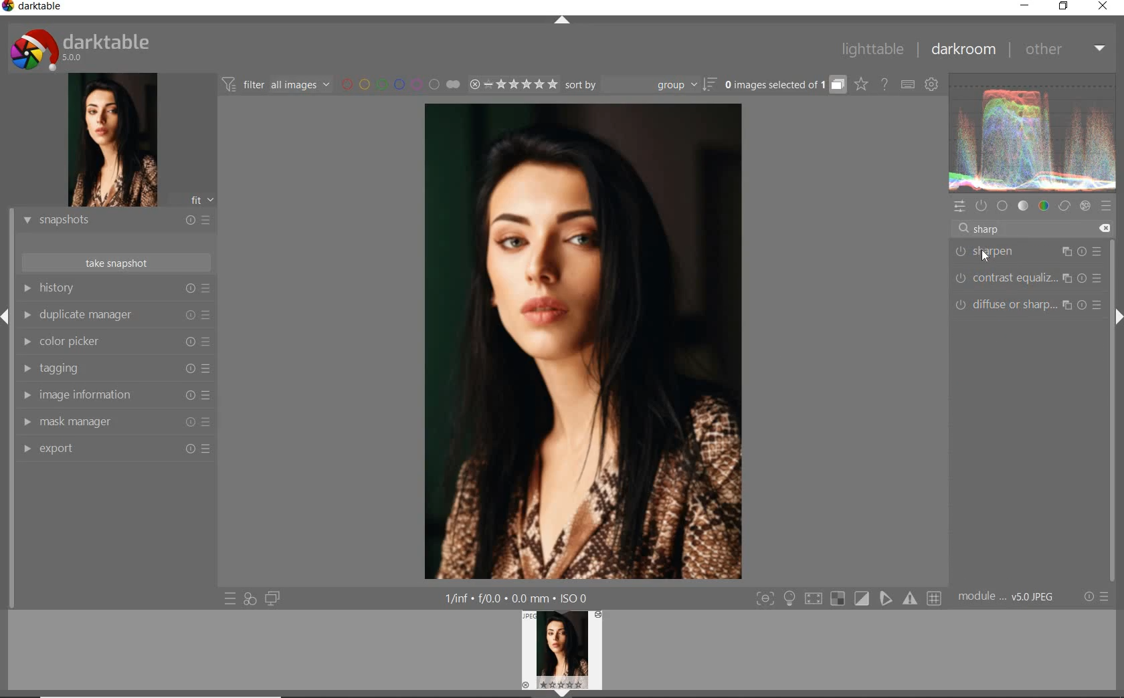 The image size is (1124, 698). Describe the element at coordinates (961, 208) in the screenshot. I see `quick access panel` at that location.